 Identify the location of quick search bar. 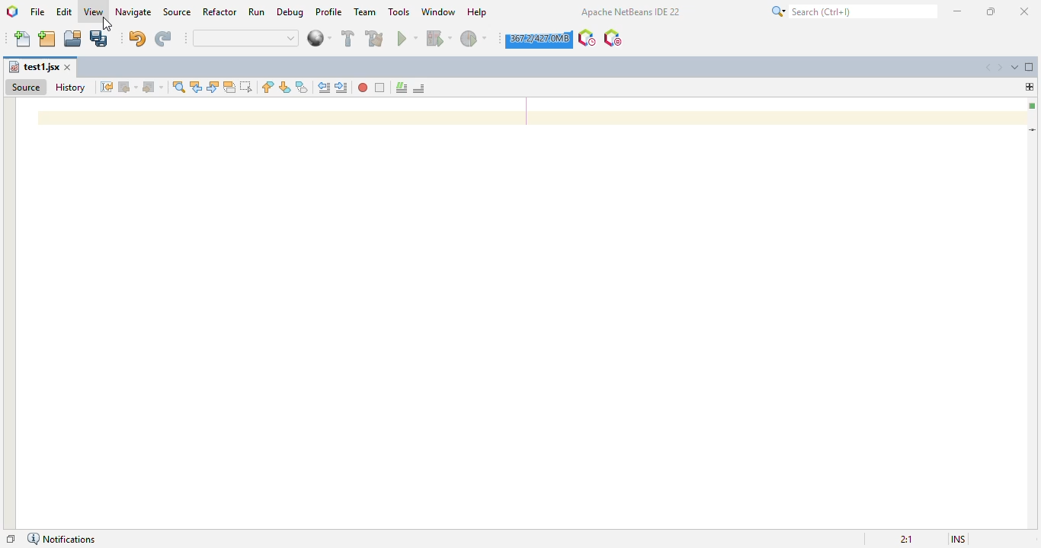
(247, 38).